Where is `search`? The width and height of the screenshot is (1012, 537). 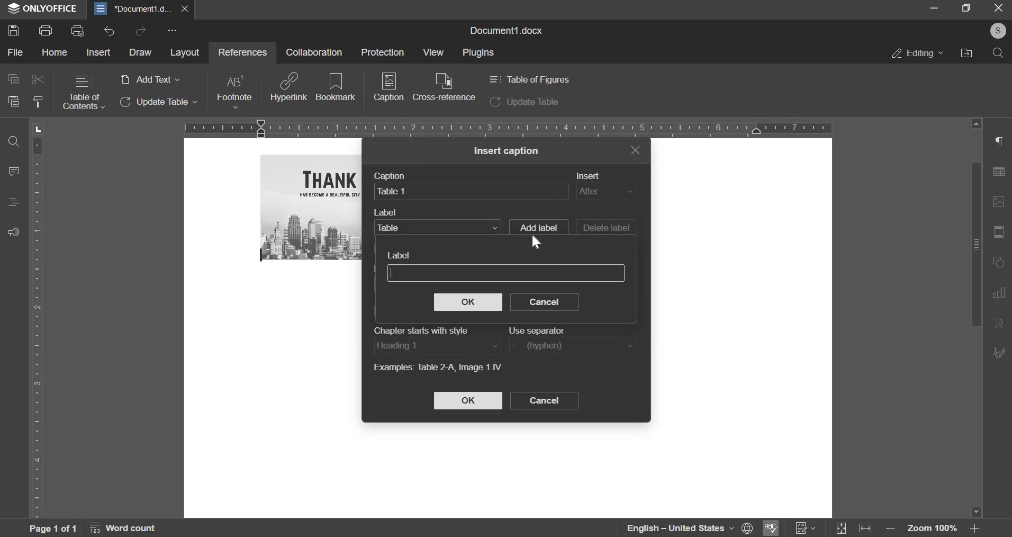
search is located at coordinates (998, 53).